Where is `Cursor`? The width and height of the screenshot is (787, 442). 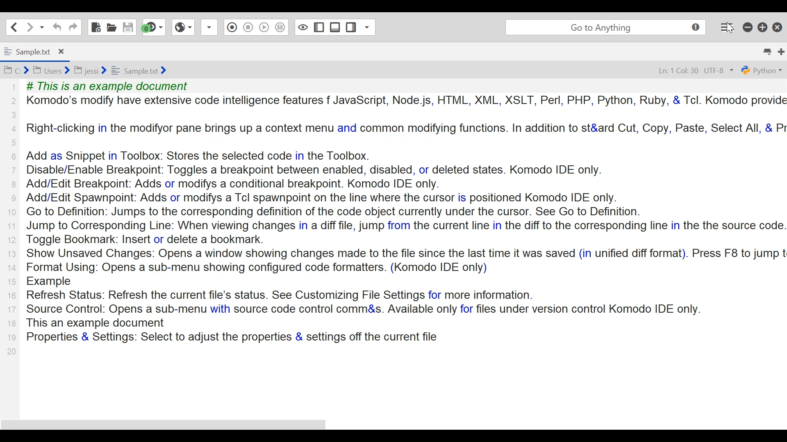 Cursor is located at coordinates (729, 28).